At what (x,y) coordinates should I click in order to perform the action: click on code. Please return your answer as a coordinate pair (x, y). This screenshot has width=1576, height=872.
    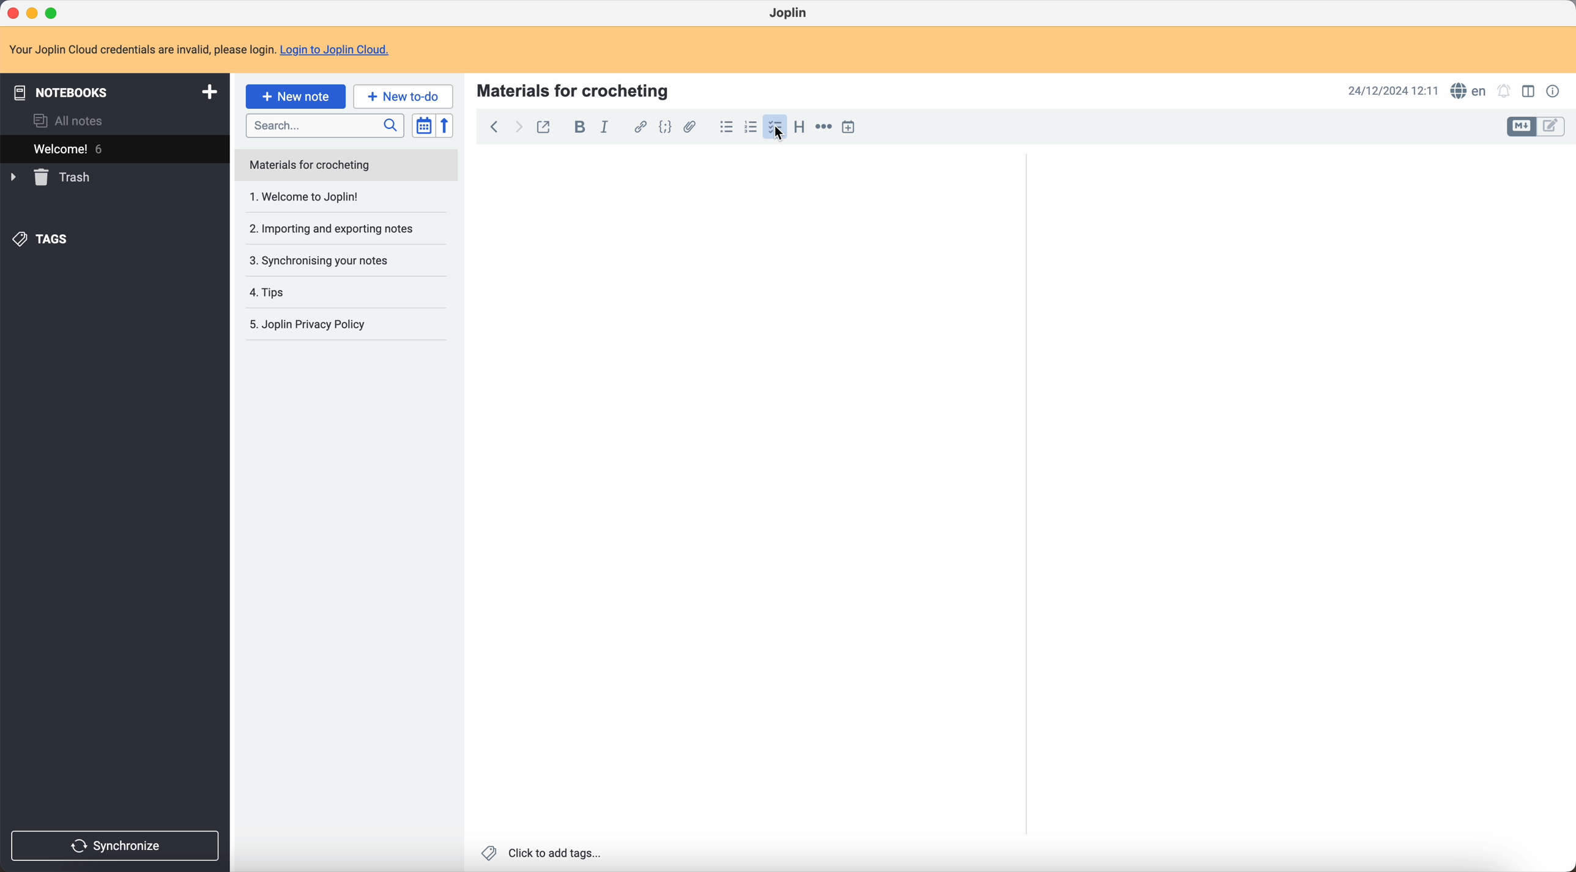
    Looking at the image, I should click on (667, 128).